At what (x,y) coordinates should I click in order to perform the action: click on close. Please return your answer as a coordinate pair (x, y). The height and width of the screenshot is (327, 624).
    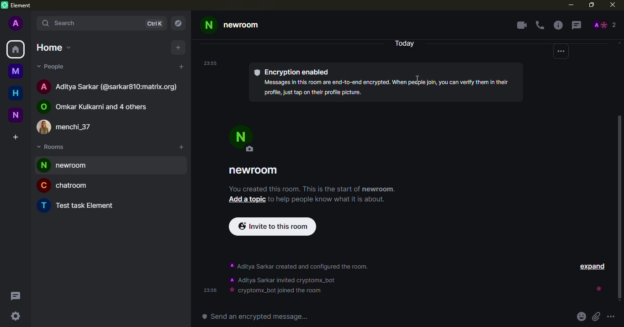
    Looking at the image, I should click on (612, 6).